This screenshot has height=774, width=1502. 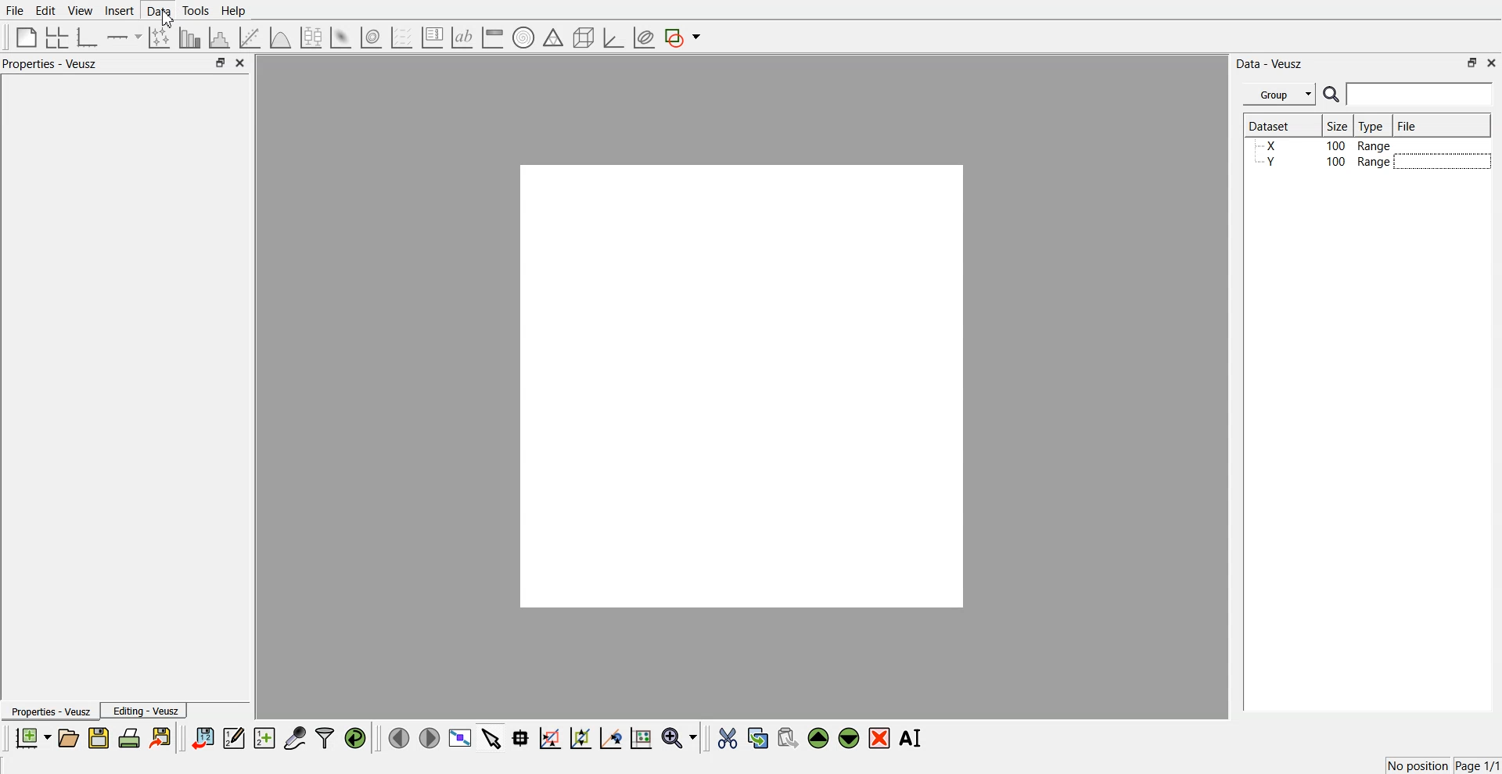 What do you see at coordinates (217, 38) in the screenshot?
I see `Histogram of dataset` at bounding box center [217, 38].